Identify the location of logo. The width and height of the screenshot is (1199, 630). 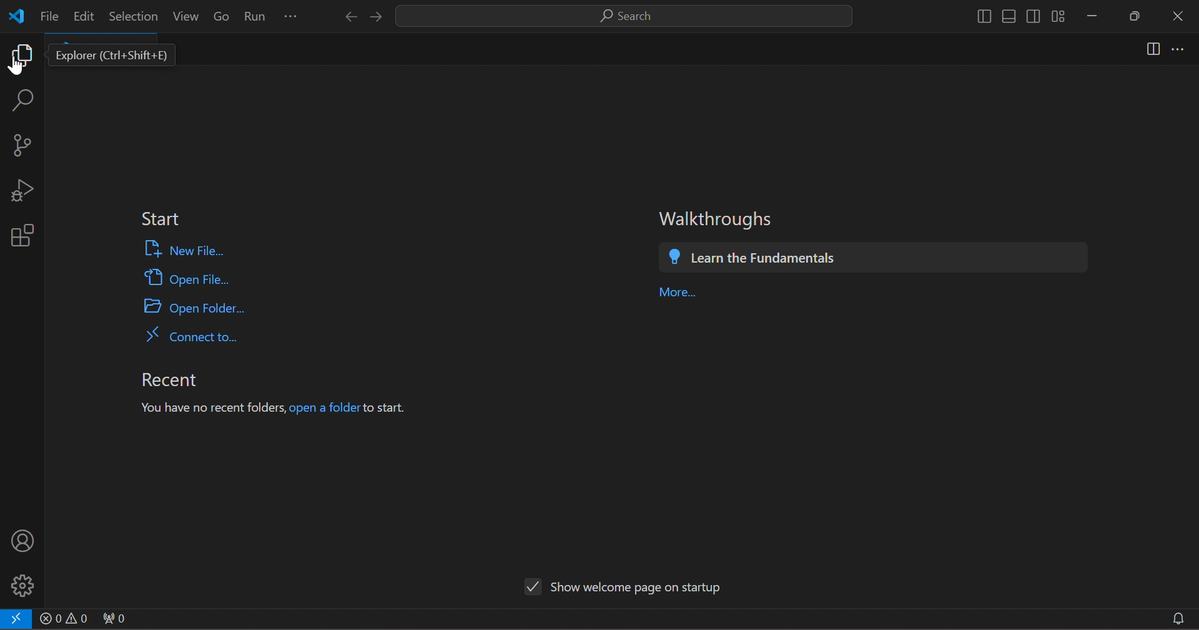
(20, 16).